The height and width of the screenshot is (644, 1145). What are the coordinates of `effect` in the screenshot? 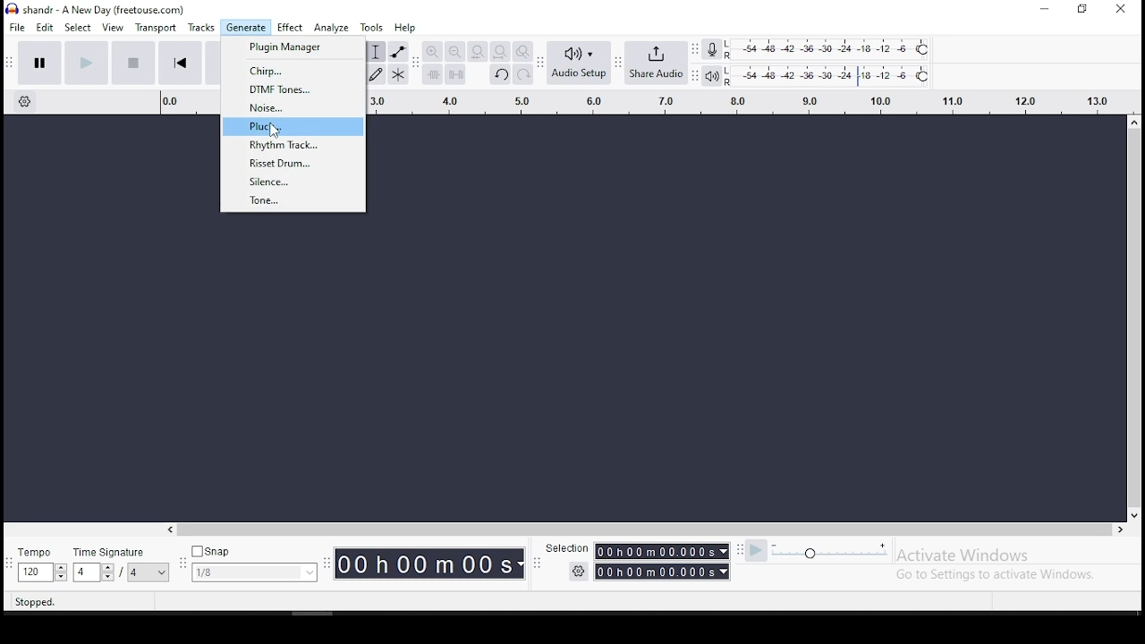 It's located at (291, 27).